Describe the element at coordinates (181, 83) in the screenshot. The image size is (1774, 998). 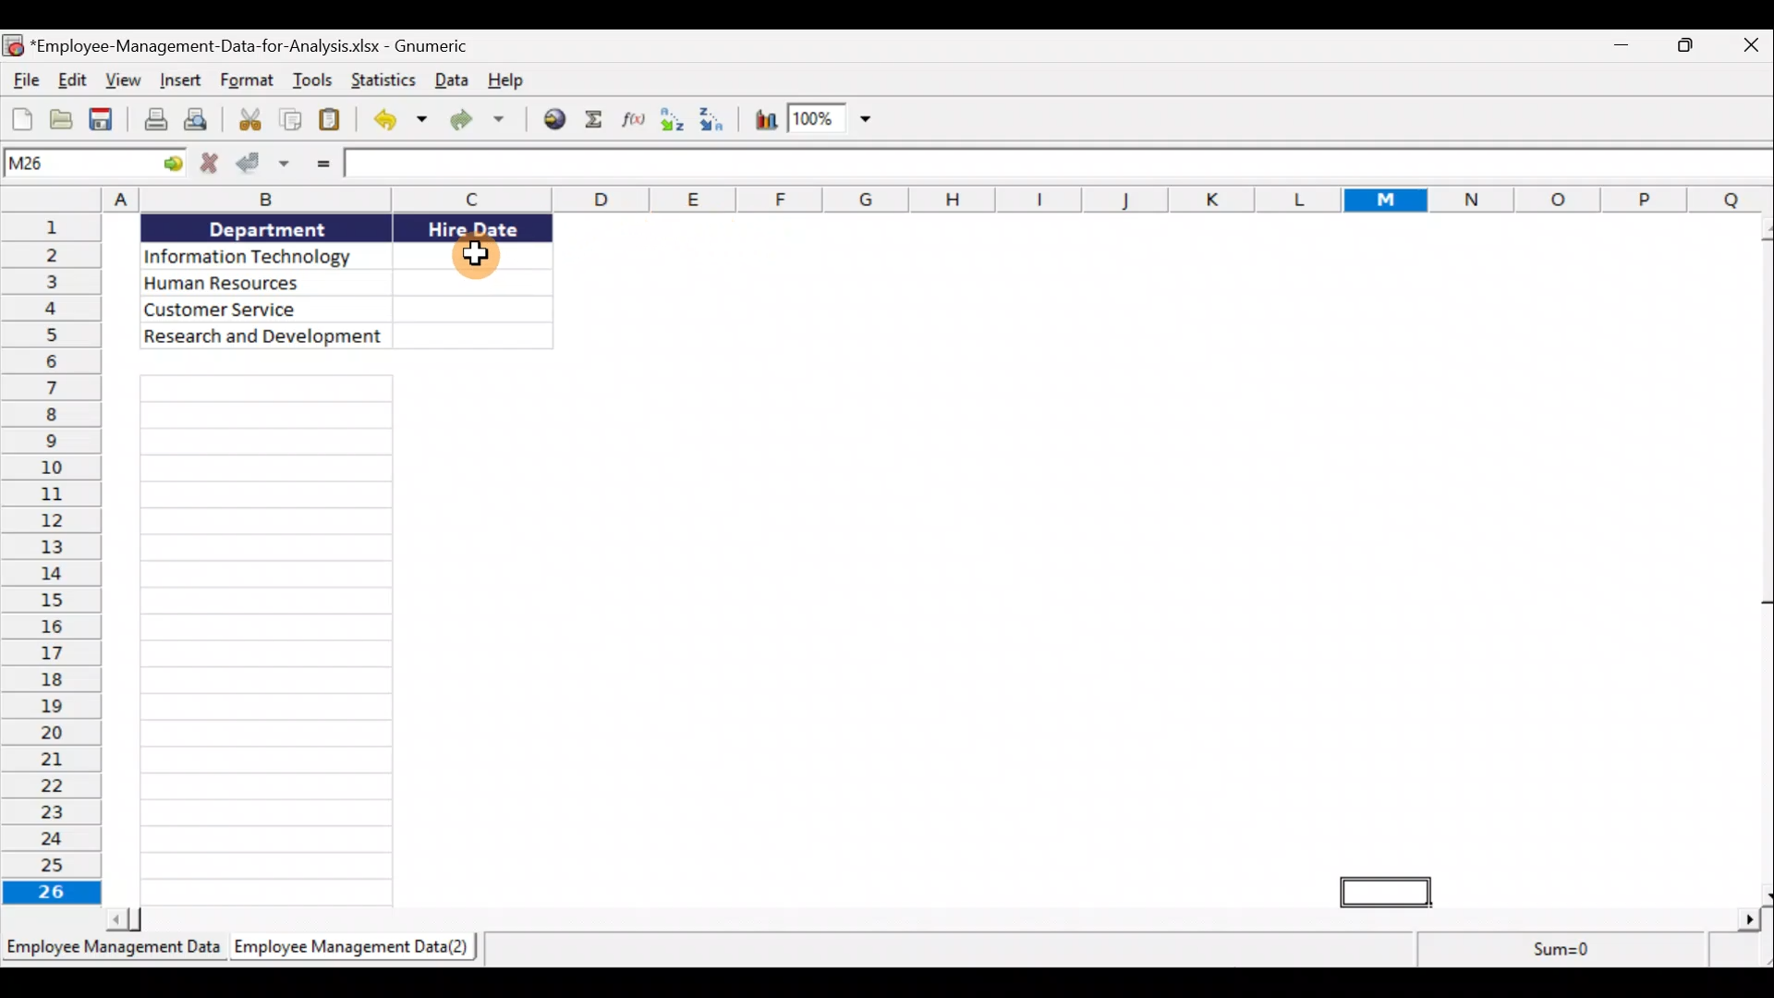
I see `Insert` at that location.